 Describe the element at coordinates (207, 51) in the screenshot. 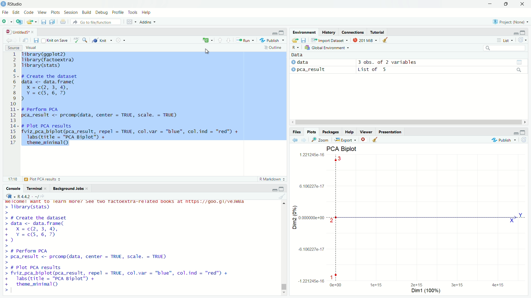

I see `cursor` at that location.